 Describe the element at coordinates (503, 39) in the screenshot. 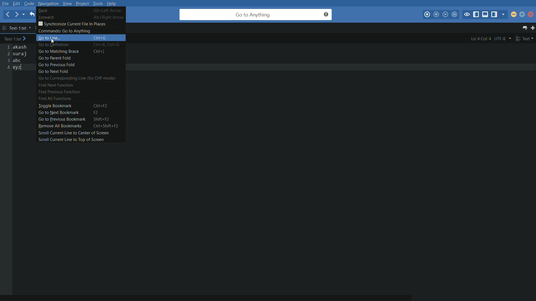

I see `utf-8` at that location.